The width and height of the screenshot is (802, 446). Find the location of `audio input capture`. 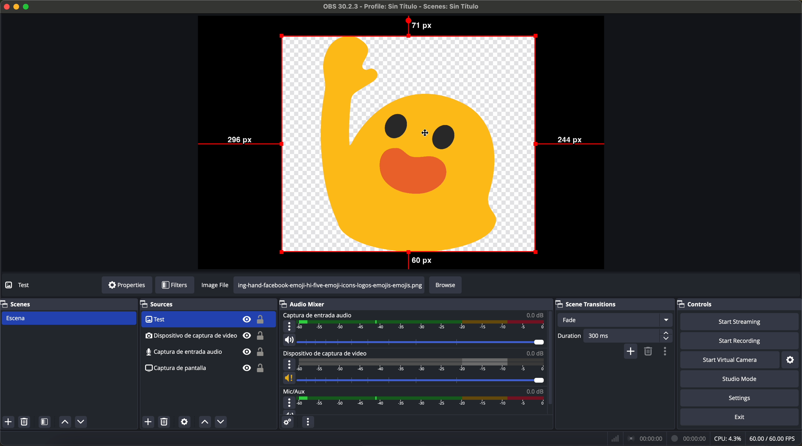

audio input capture is located at coordinates (317, 315).